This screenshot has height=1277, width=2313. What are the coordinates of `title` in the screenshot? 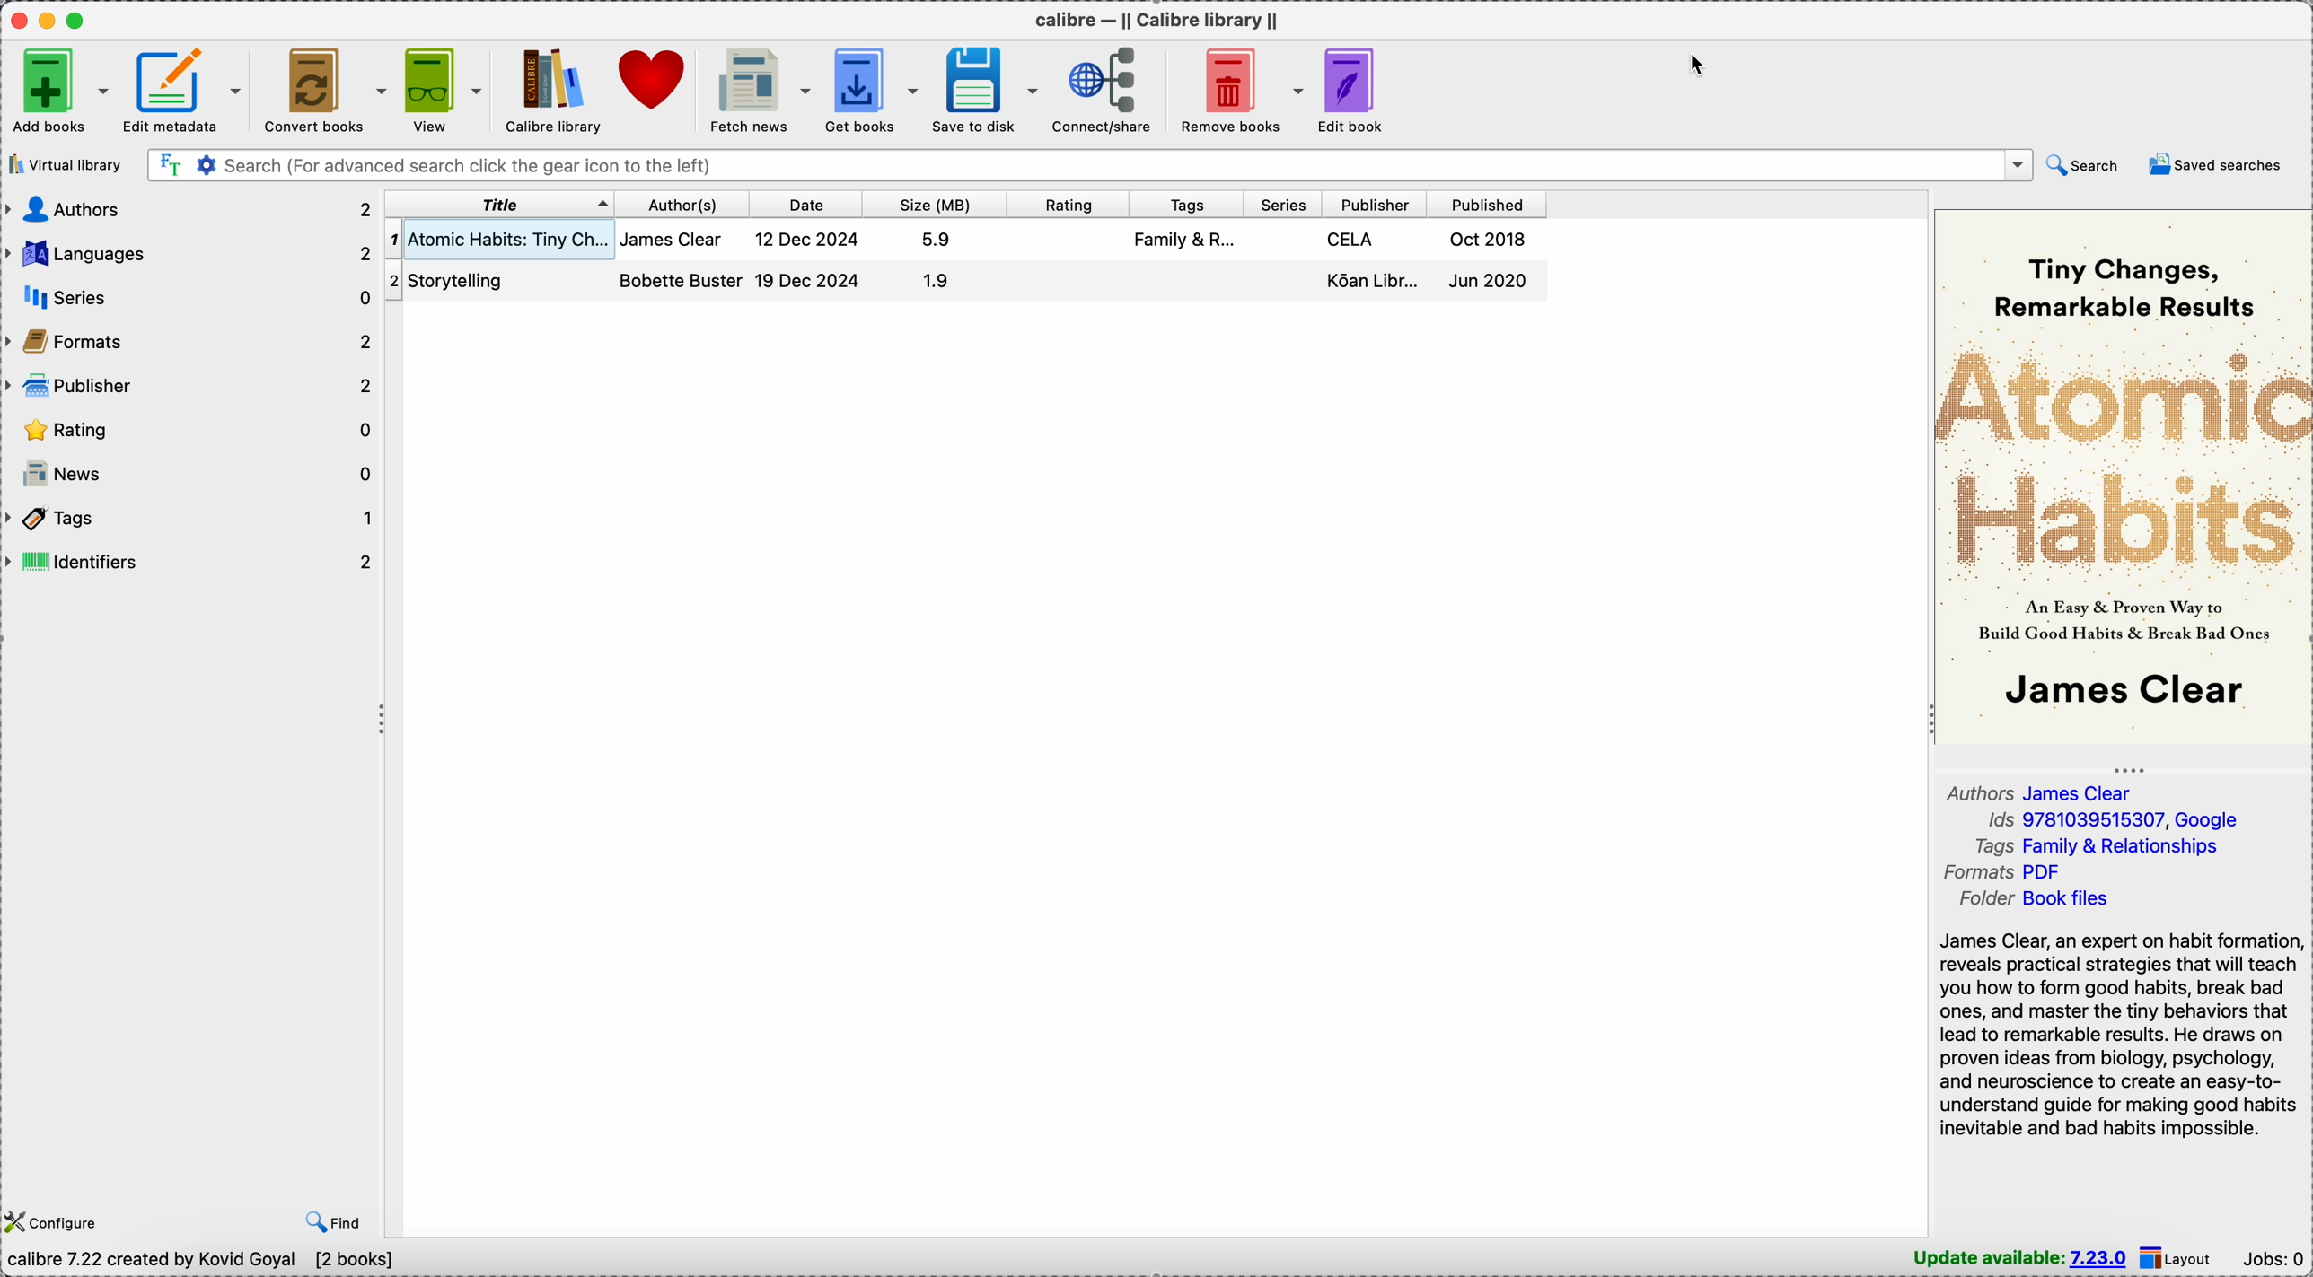 It's located at (497, 206).